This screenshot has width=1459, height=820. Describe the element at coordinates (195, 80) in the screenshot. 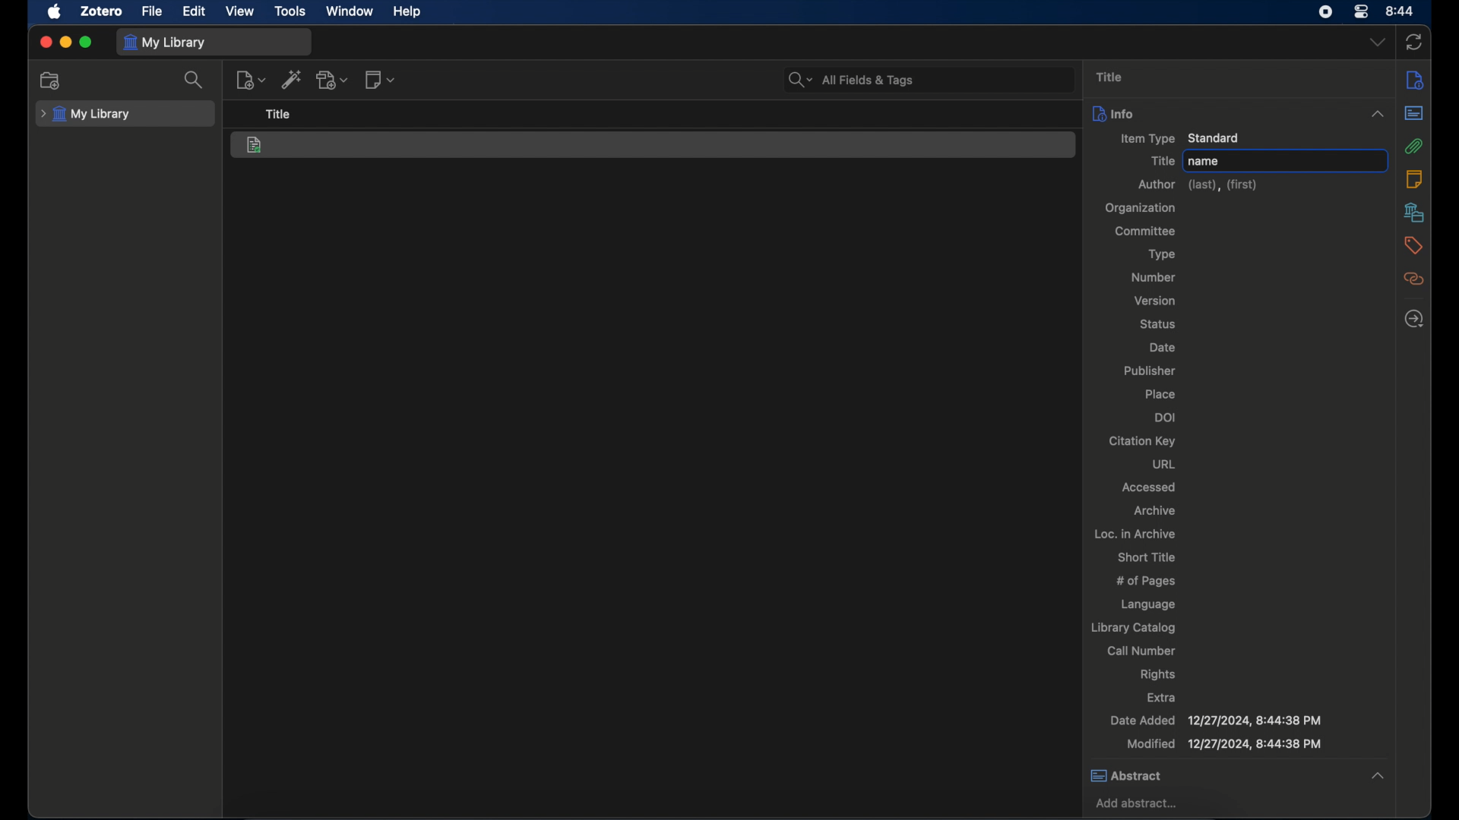

I see `search` at that location.